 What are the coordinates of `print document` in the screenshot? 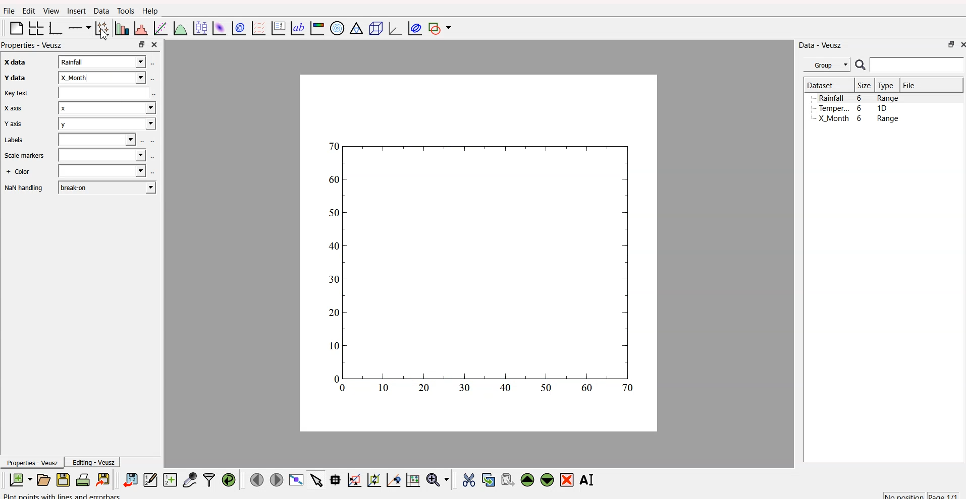 It's located at (83, 479).